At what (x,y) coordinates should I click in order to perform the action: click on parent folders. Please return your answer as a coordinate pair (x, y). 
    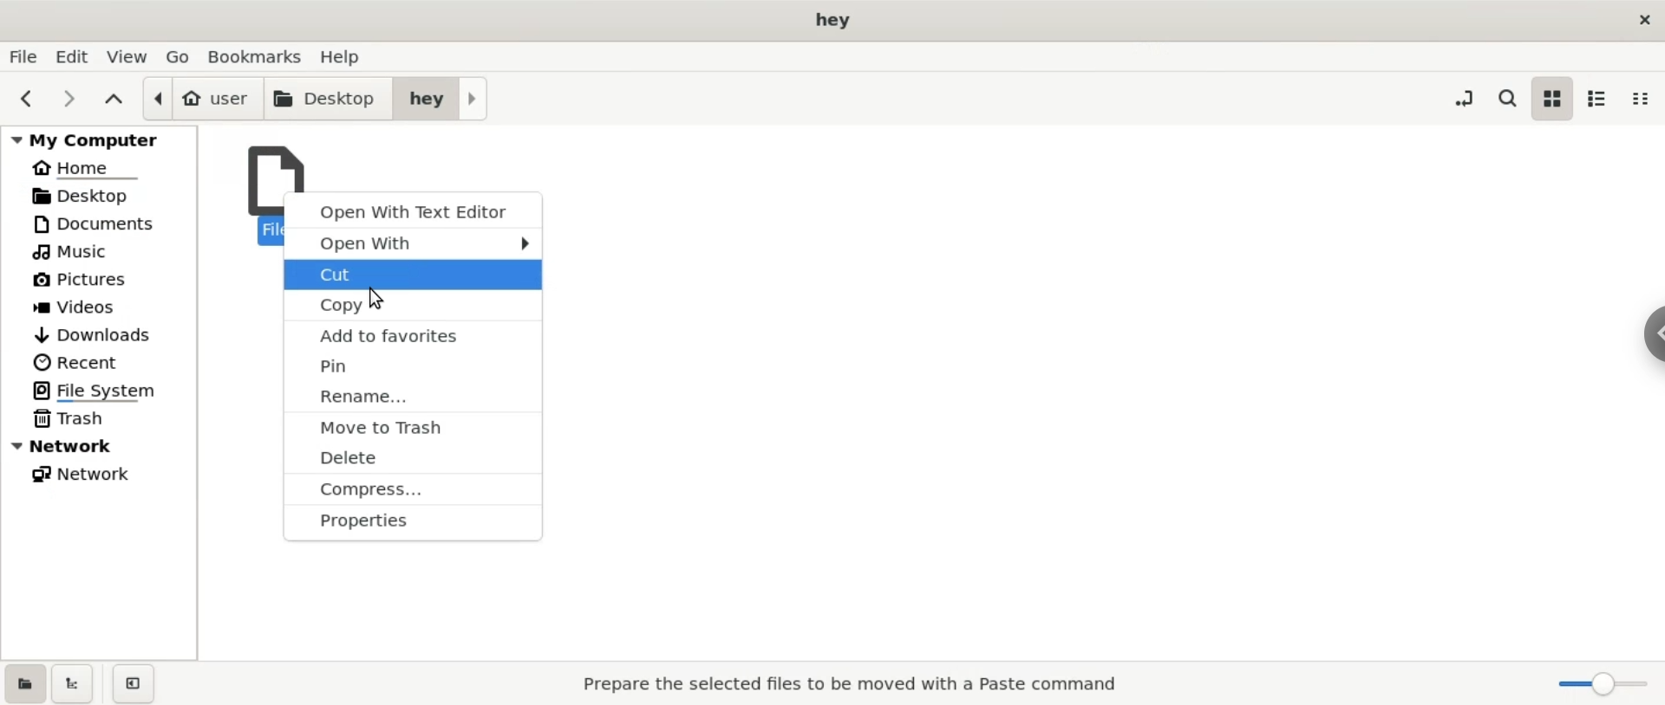
    Looking at the image, I should click on (112, 100).